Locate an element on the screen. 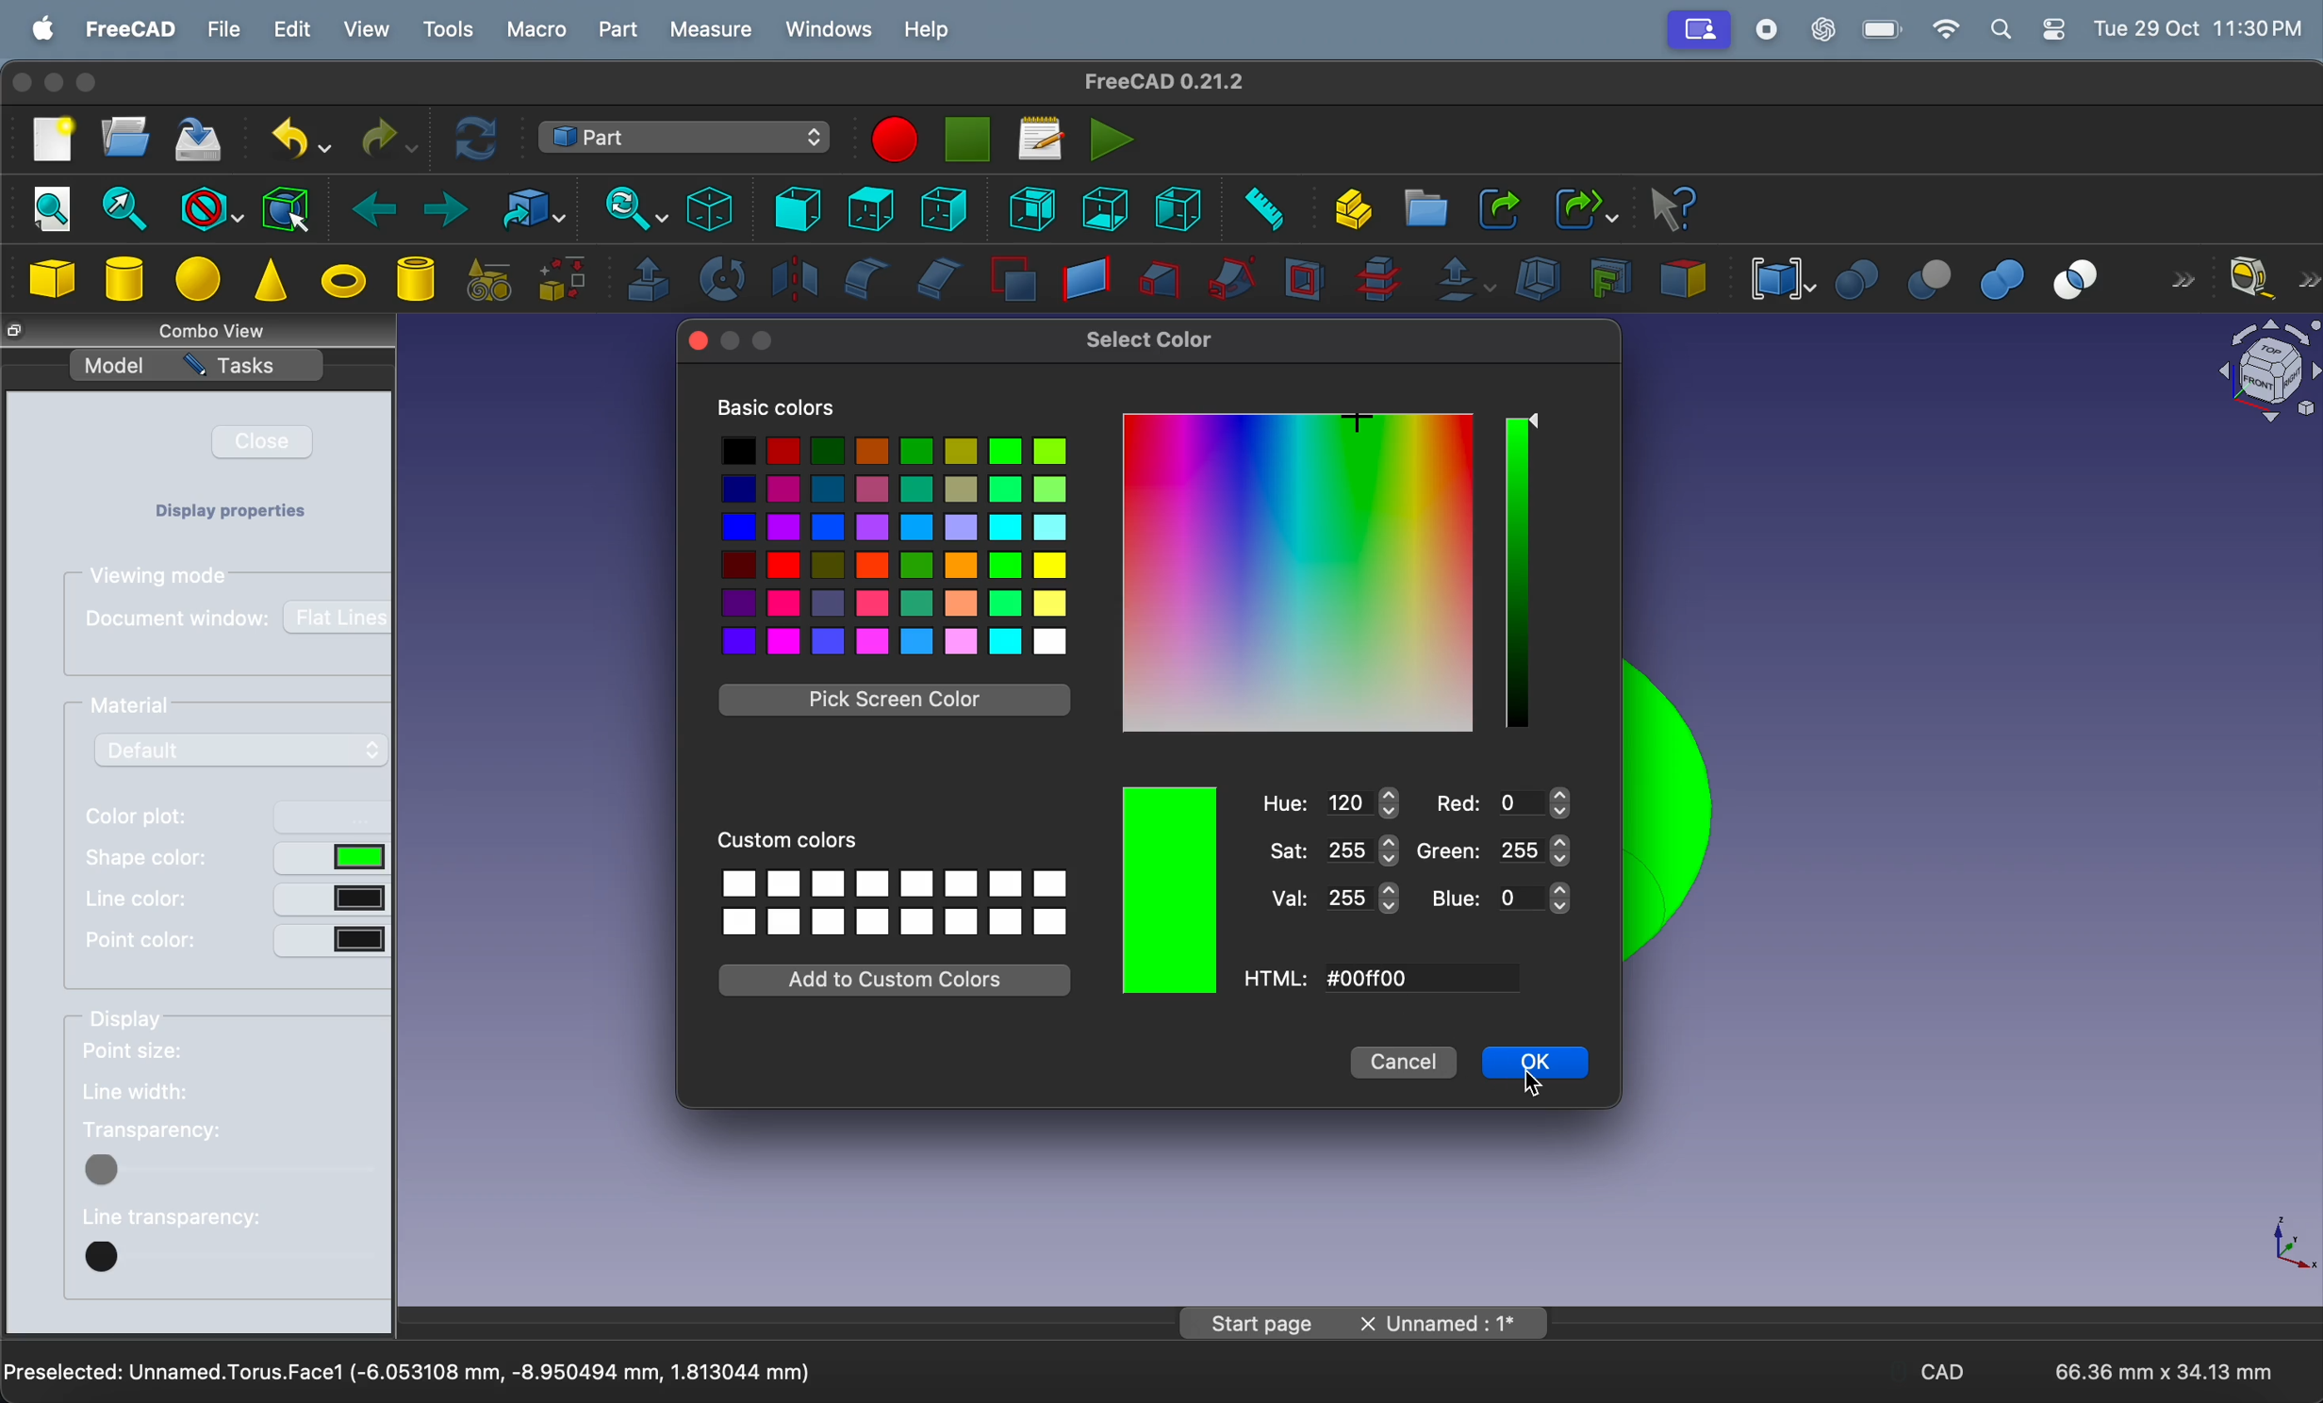 The width and height of the screenshot is (2323, 1403). chatgpt is located at coordinates (1822, 27).